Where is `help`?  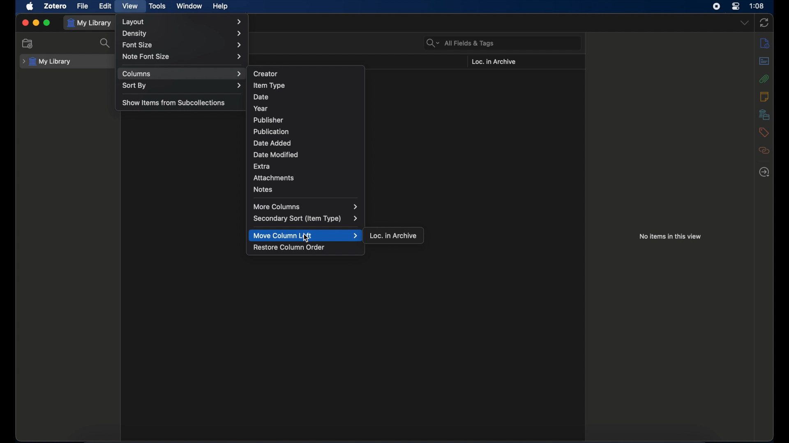 help is located at coordinates (220, 7).